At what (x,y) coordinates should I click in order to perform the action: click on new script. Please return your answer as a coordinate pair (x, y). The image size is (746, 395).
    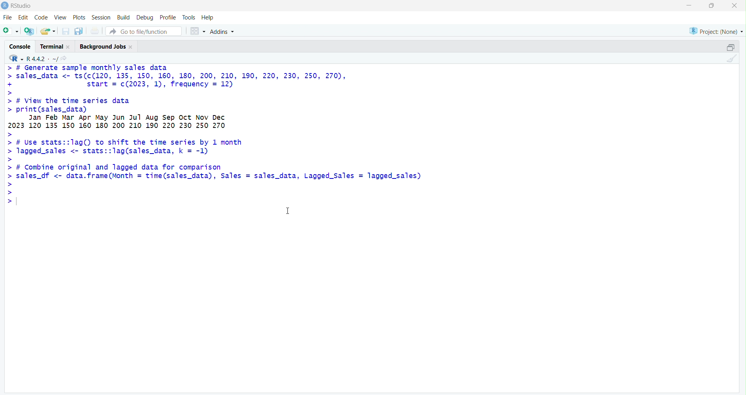
    Looking at the image, I should click on (10, 31).